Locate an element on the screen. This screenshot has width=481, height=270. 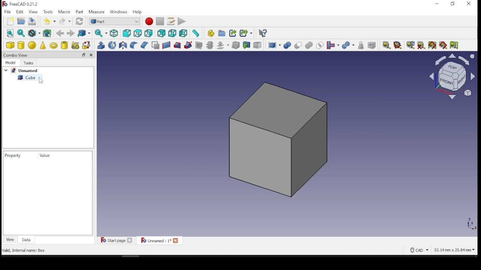
make link is located at coordinates (233, 34).